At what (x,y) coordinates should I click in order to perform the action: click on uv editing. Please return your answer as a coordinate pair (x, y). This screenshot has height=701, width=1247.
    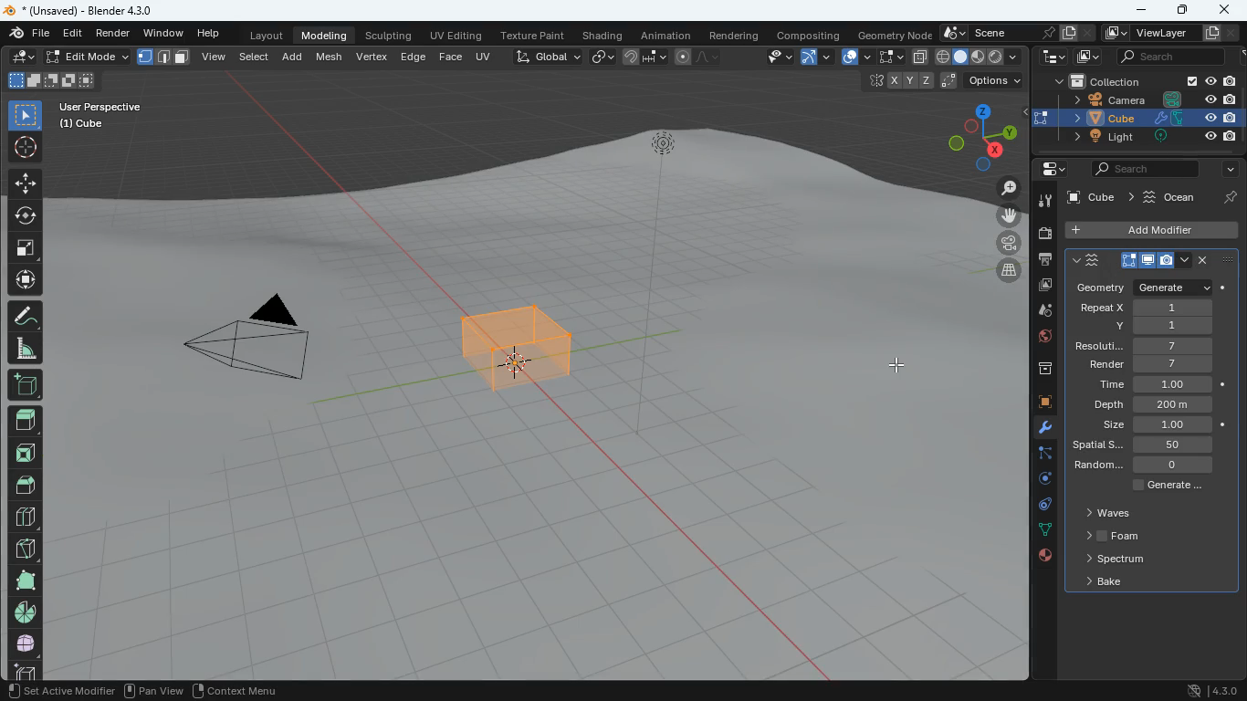
    Looking at the image, I should click on (456, 35).